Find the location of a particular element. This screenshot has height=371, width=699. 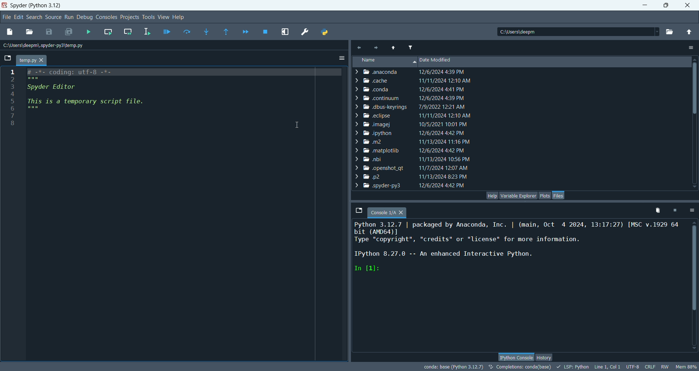

browse a working directory is located at coordinates (670, 32).